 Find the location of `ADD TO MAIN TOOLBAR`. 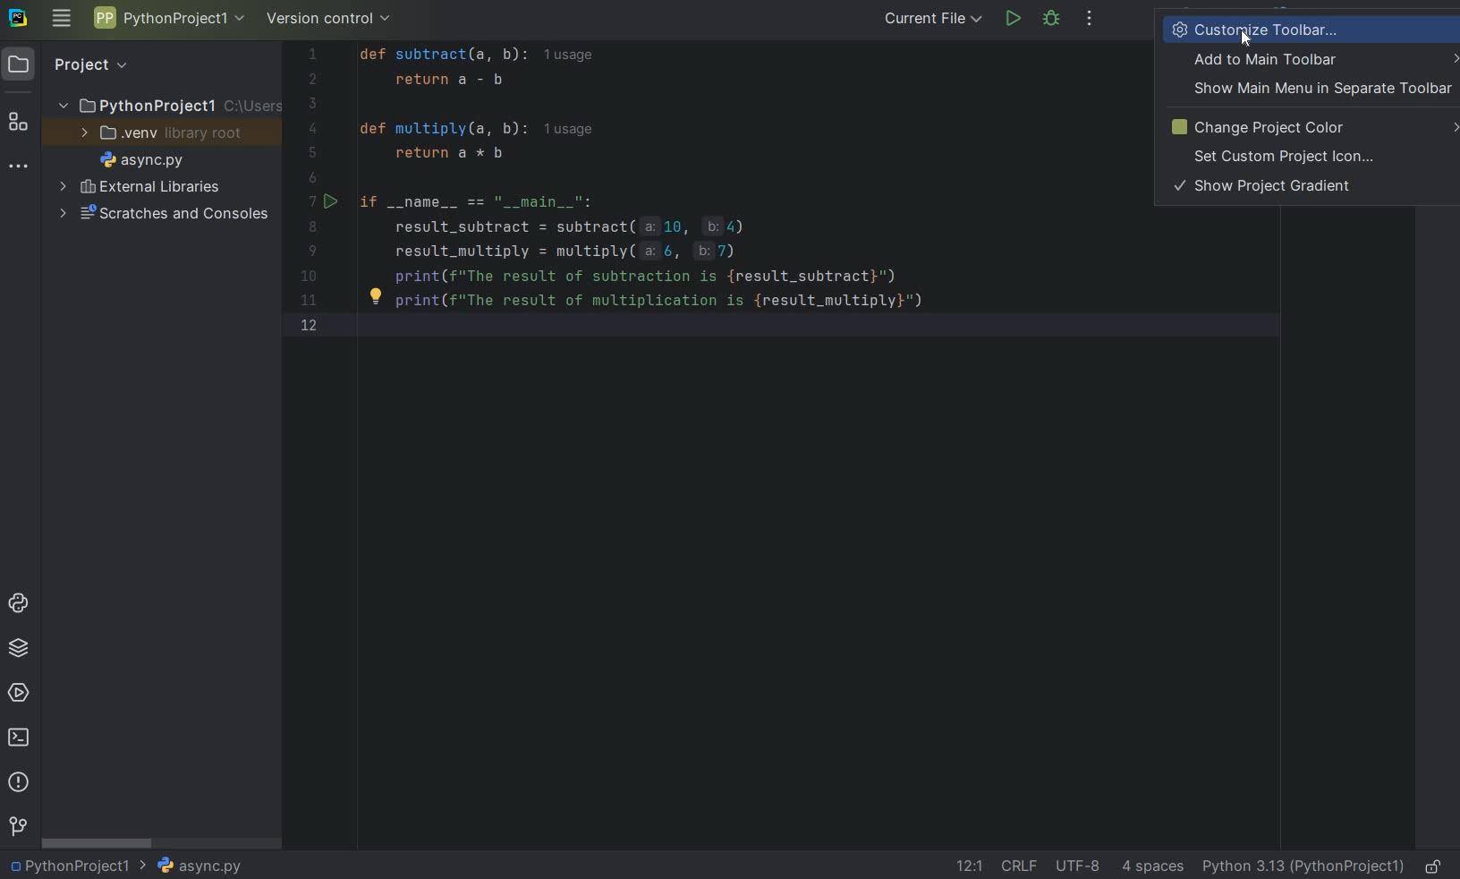

ADD TO MAIN TOOLBAR is located at coordinates (1322, 59).